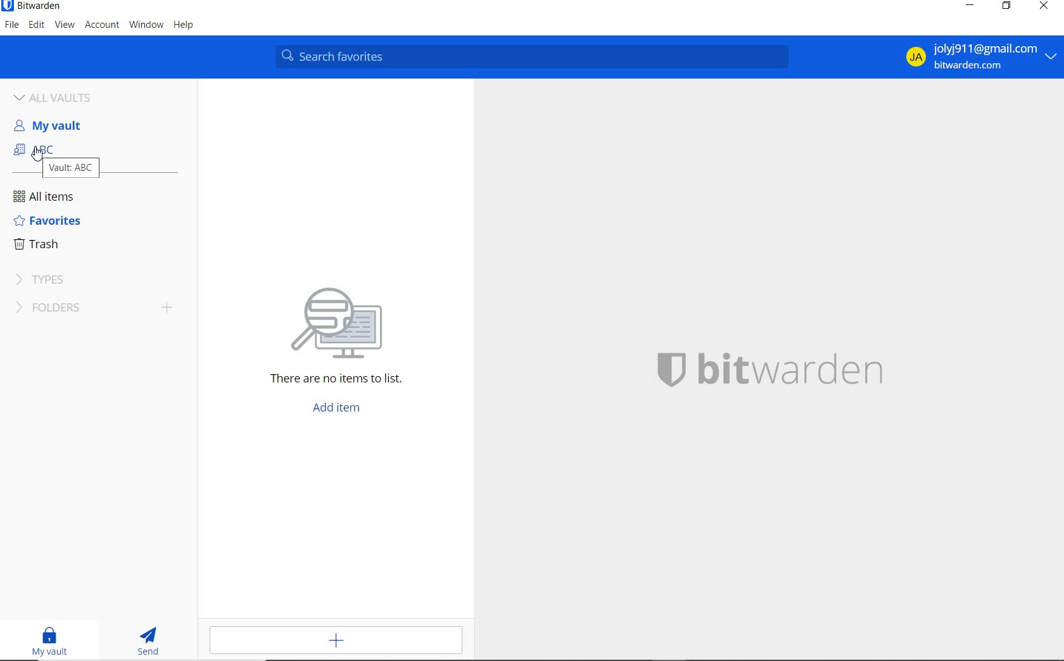  I want to click on SEARCH FAVORITES, so click(535, 56).